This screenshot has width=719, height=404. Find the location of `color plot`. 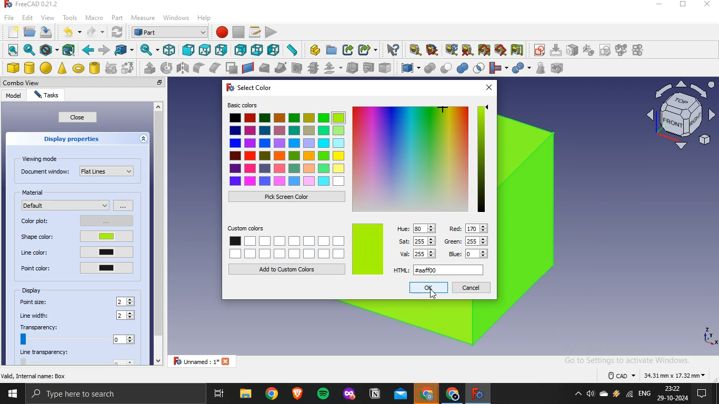

color plot is located at coordinates (75, 220).